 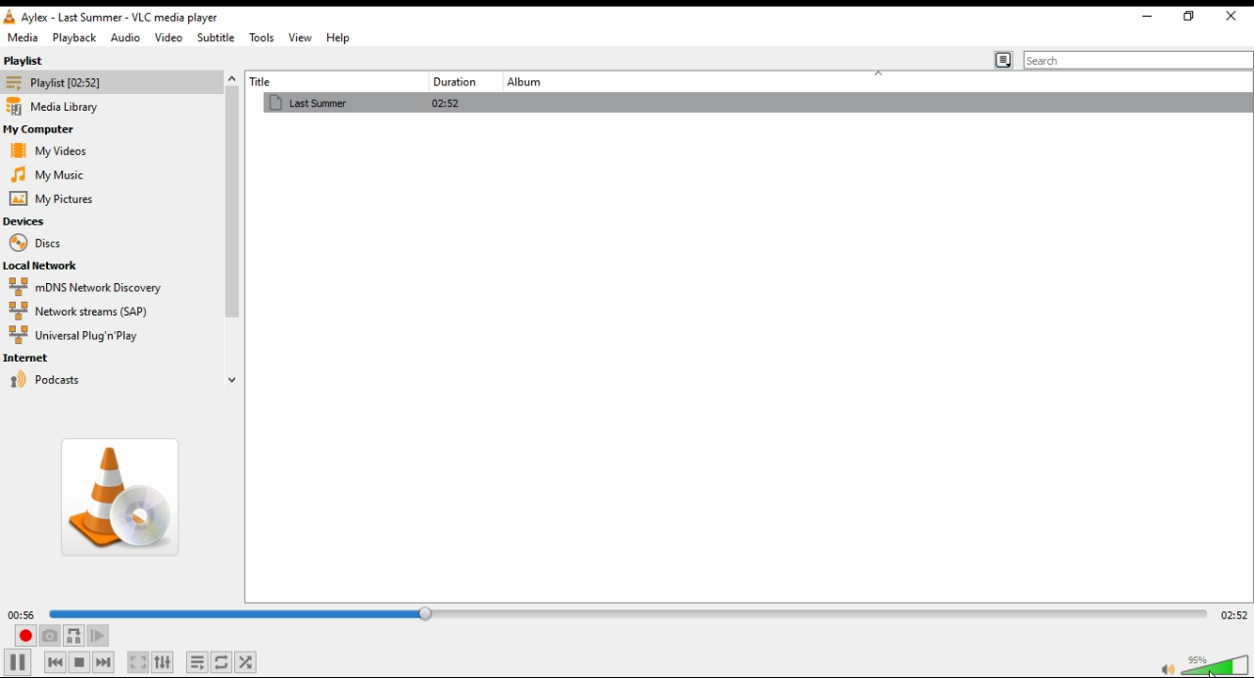 I want to click on my computer, so click(x=42, y=128).